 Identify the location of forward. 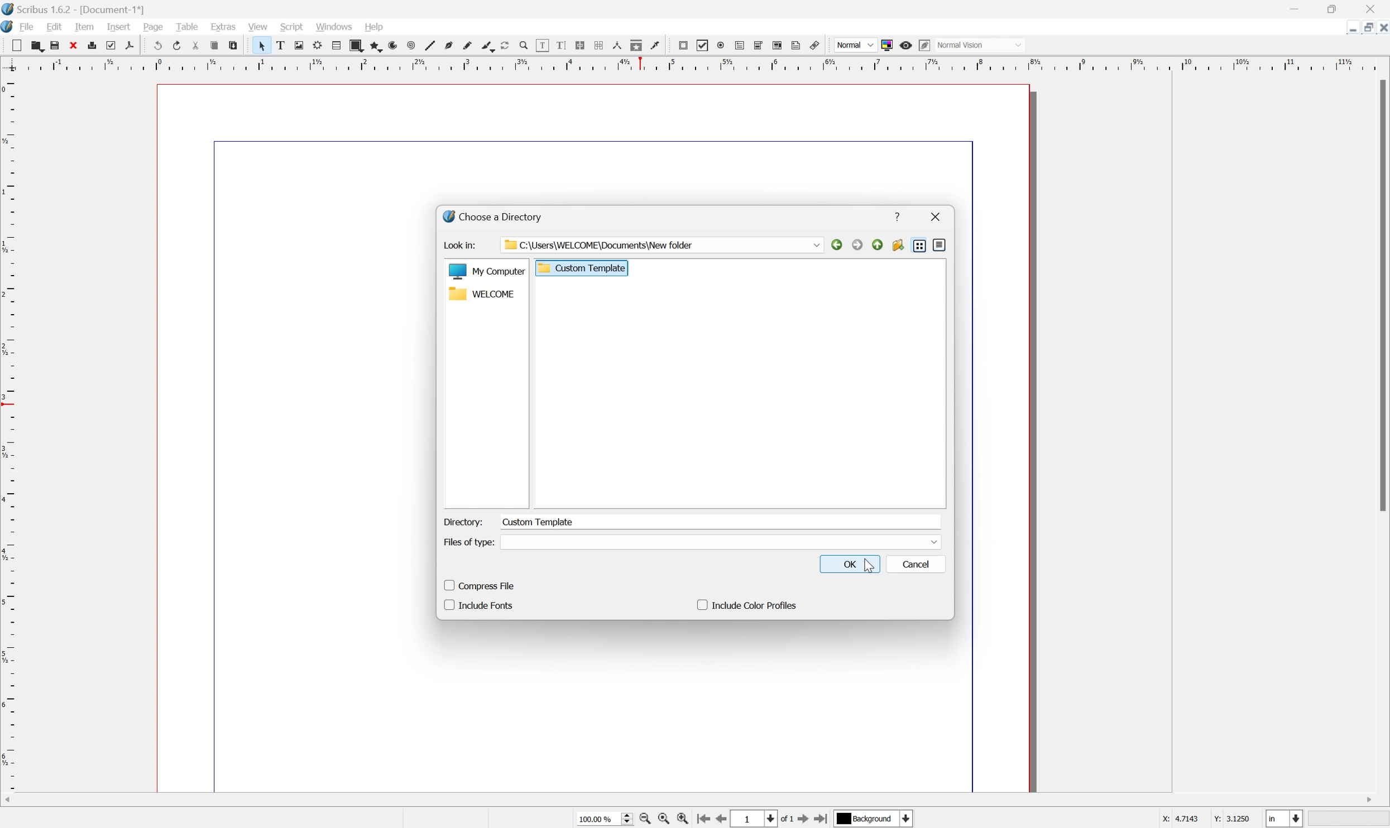
(856, 246).